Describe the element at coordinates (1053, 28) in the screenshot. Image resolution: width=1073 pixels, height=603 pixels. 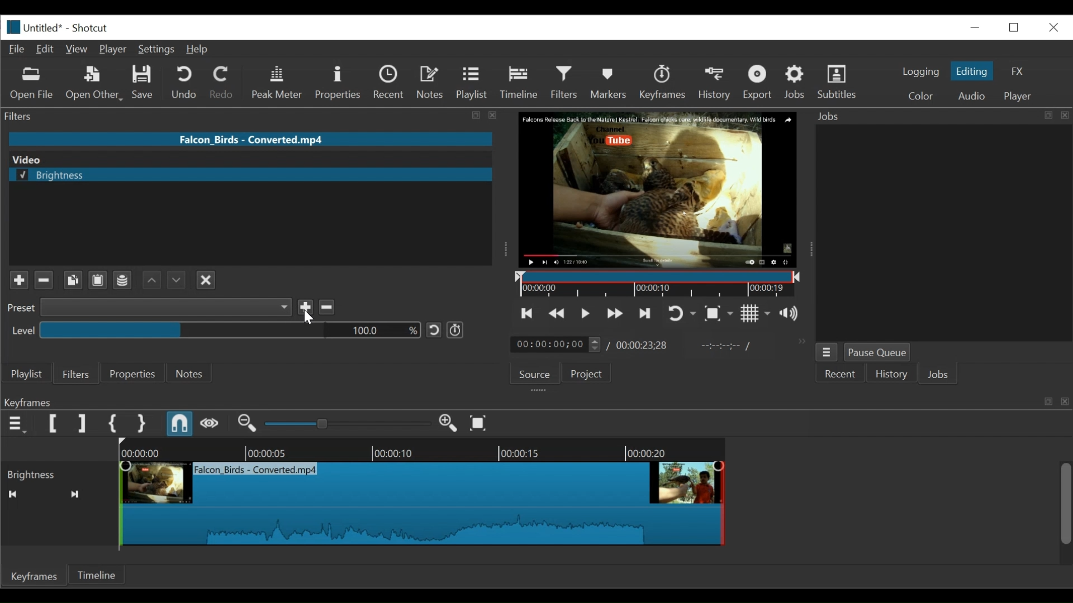
I see `Close` at that location.